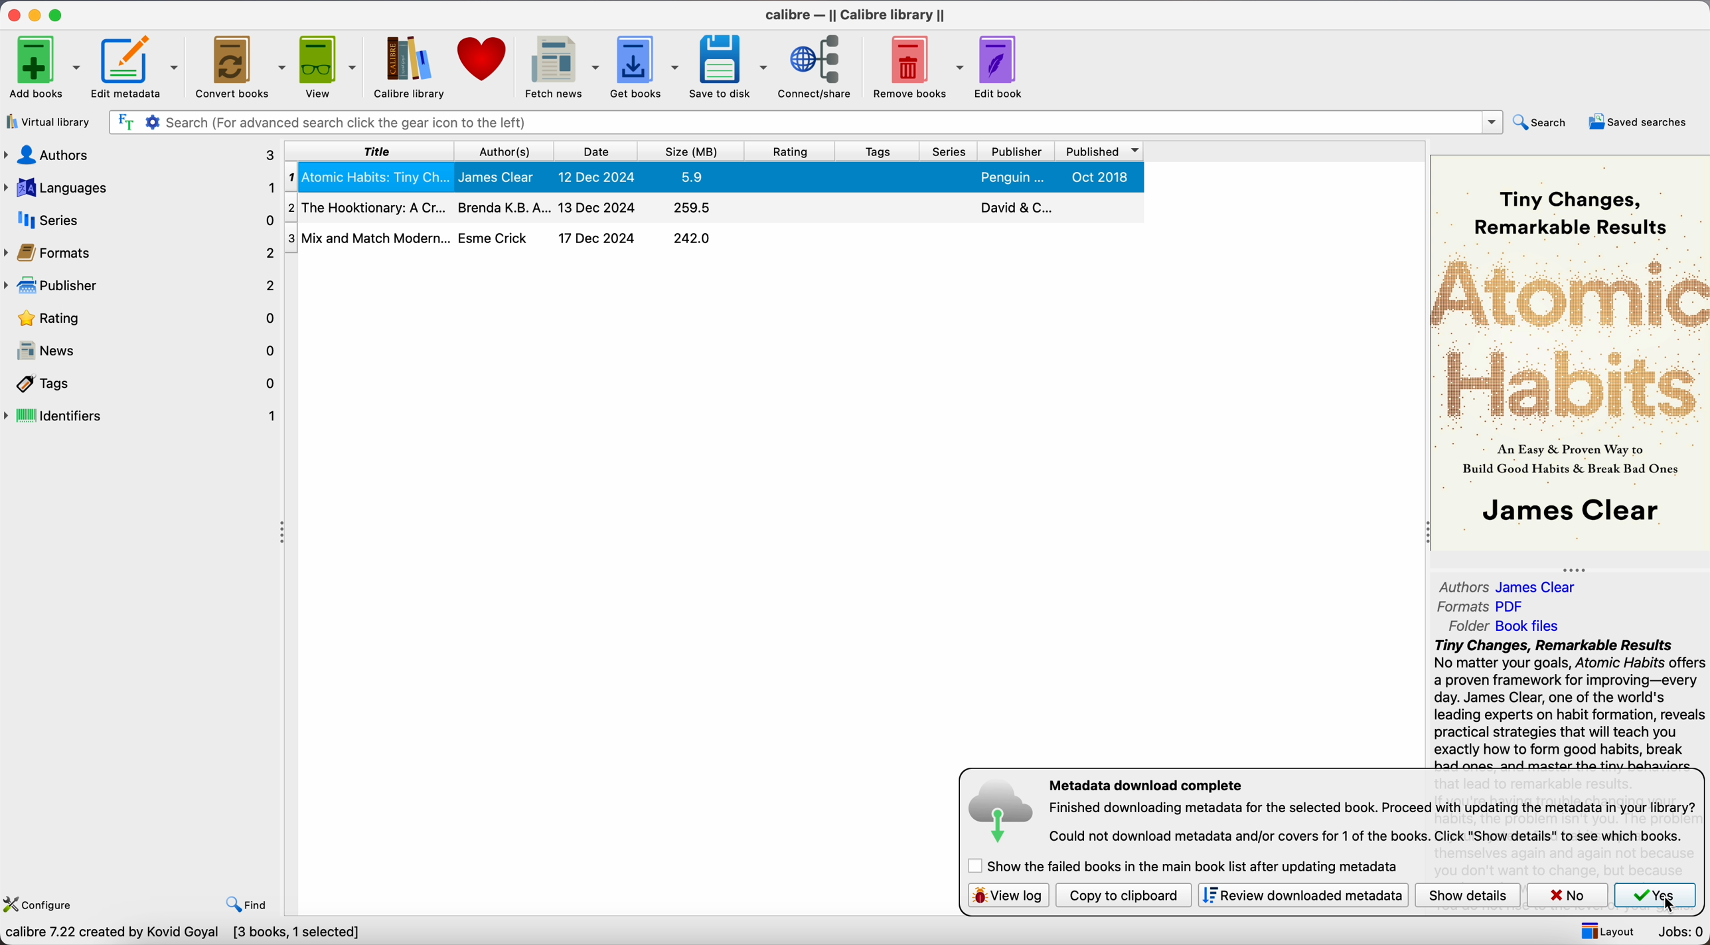  I want to click on David & C..., so click(1014, 207).